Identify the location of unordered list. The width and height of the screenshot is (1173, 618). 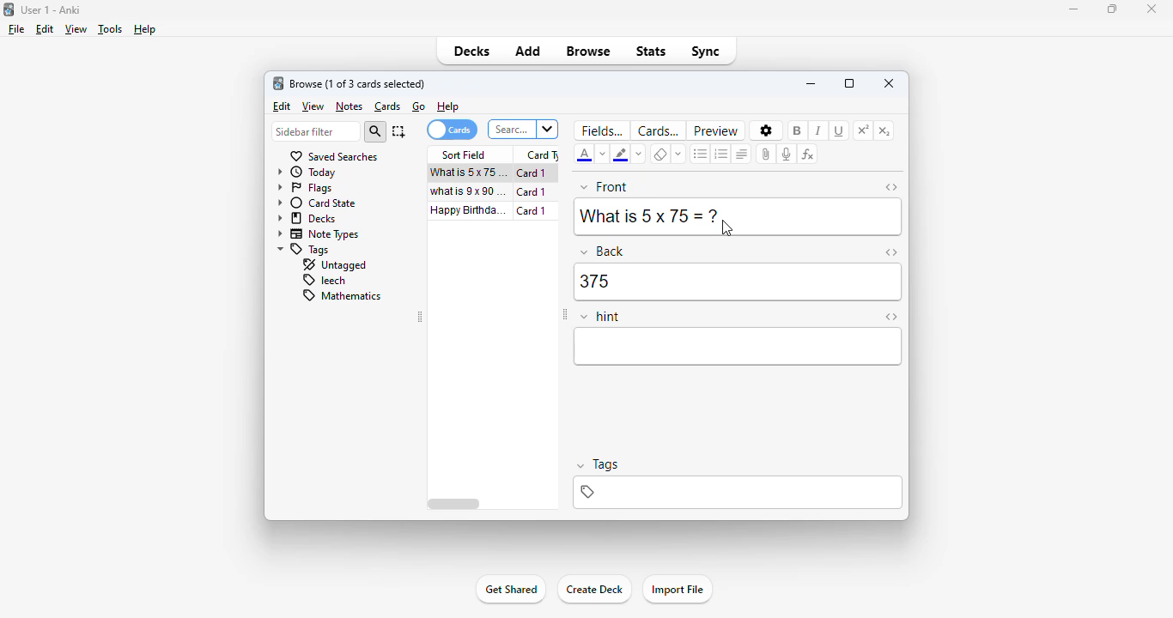
(700, 154).